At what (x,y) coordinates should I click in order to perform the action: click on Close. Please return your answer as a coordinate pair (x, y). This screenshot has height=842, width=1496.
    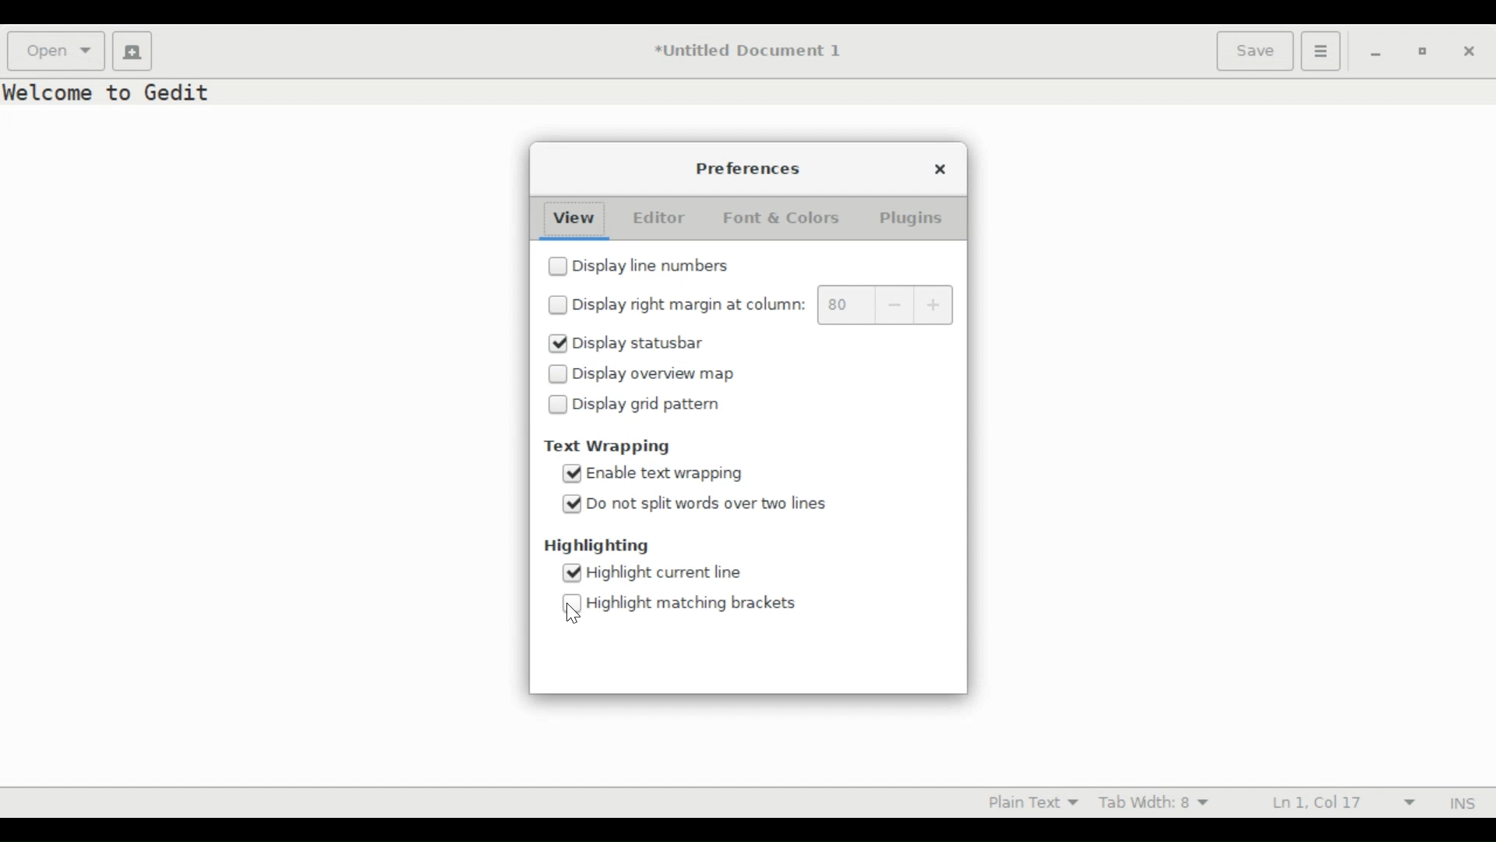
    Looking at the image, I should click on (1470, 51).